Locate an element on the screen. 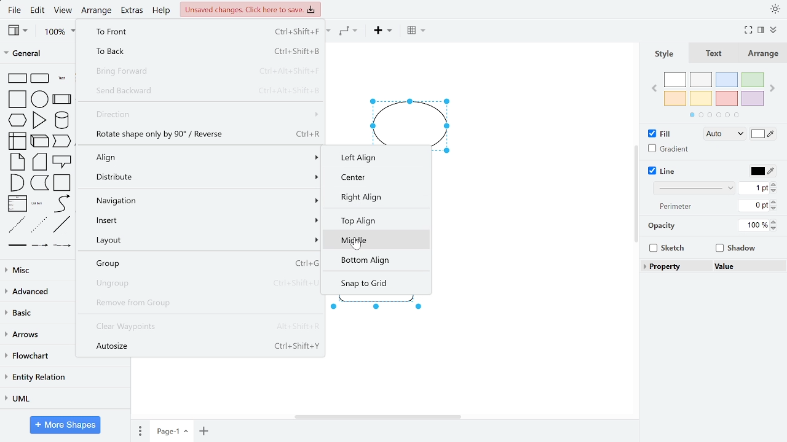  white is located at coordinates (676, 80).